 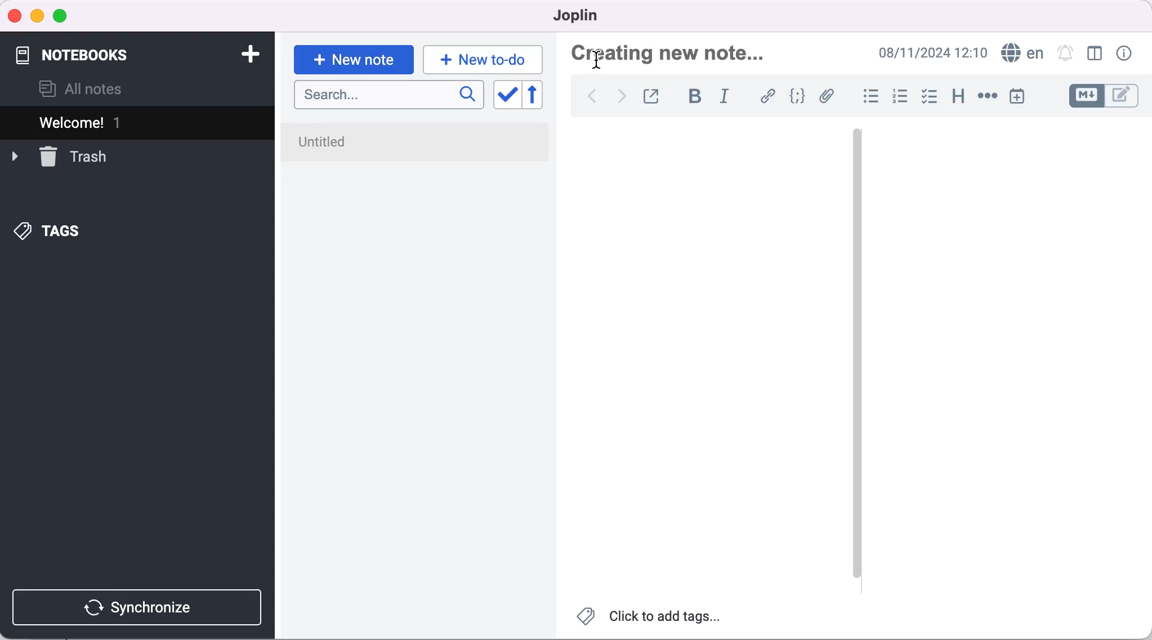 What do you see at coordinates (1020, 54) in the screenshot?
I see `language` at bounding box center [1020, 54].